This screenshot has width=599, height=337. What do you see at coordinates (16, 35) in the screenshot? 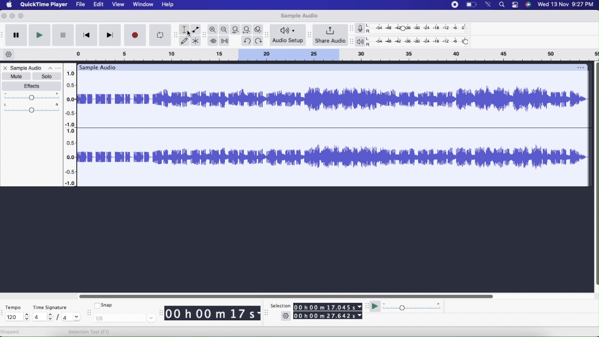
I see `Pause` at bounding box center [16, 35].